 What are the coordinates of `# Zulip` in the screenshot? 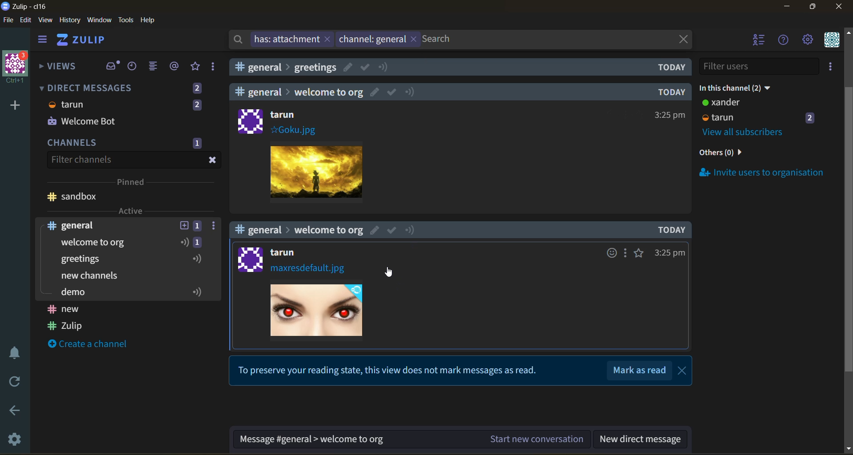 It's located at (66, 327).